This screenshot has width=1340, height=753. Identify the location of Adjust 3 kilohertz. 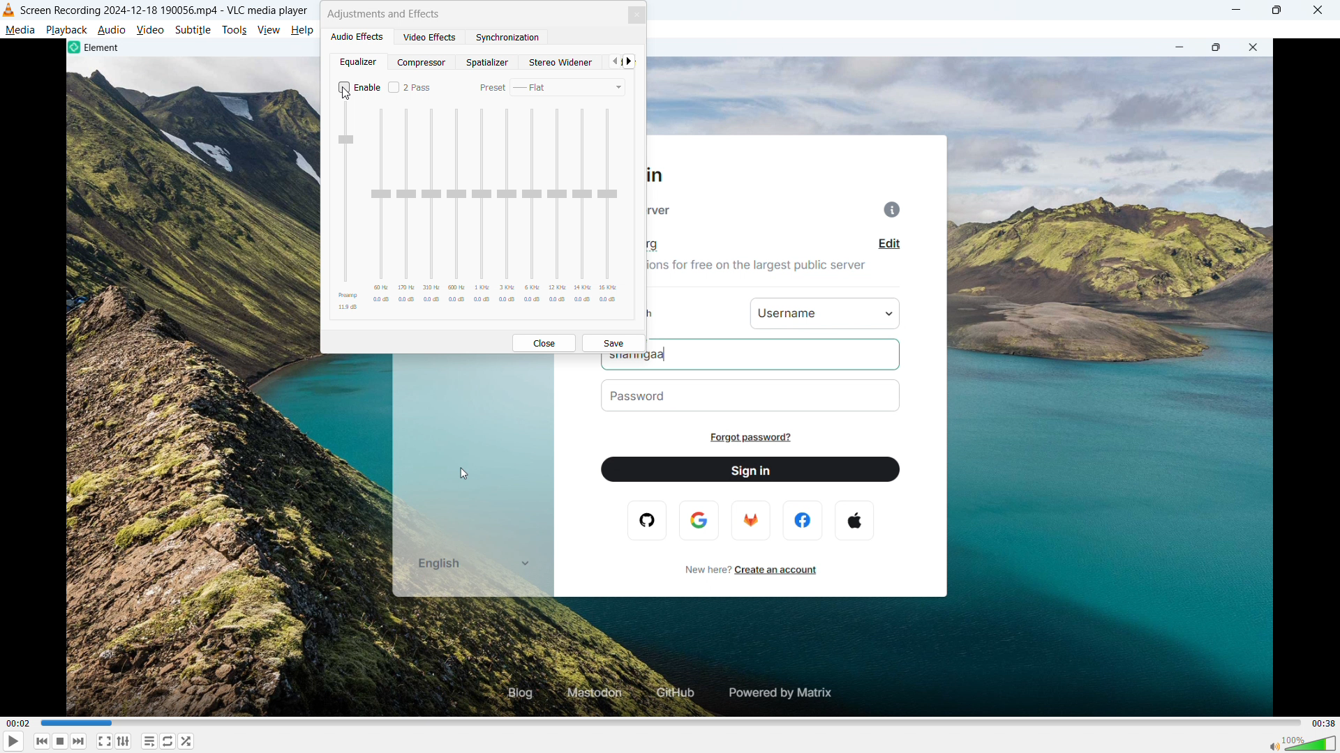
(507, 206).